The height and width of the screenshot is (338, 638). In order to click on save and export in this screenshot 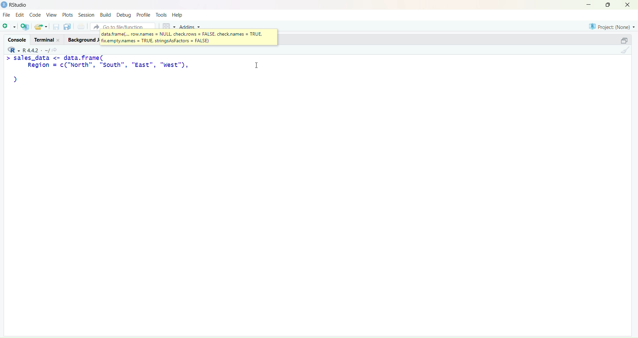, I will do `click(41, 27)`.